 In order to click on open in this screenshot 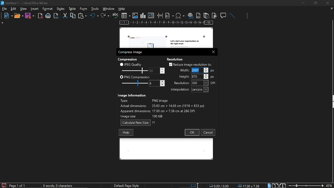, I will do `click(19, 16)`.